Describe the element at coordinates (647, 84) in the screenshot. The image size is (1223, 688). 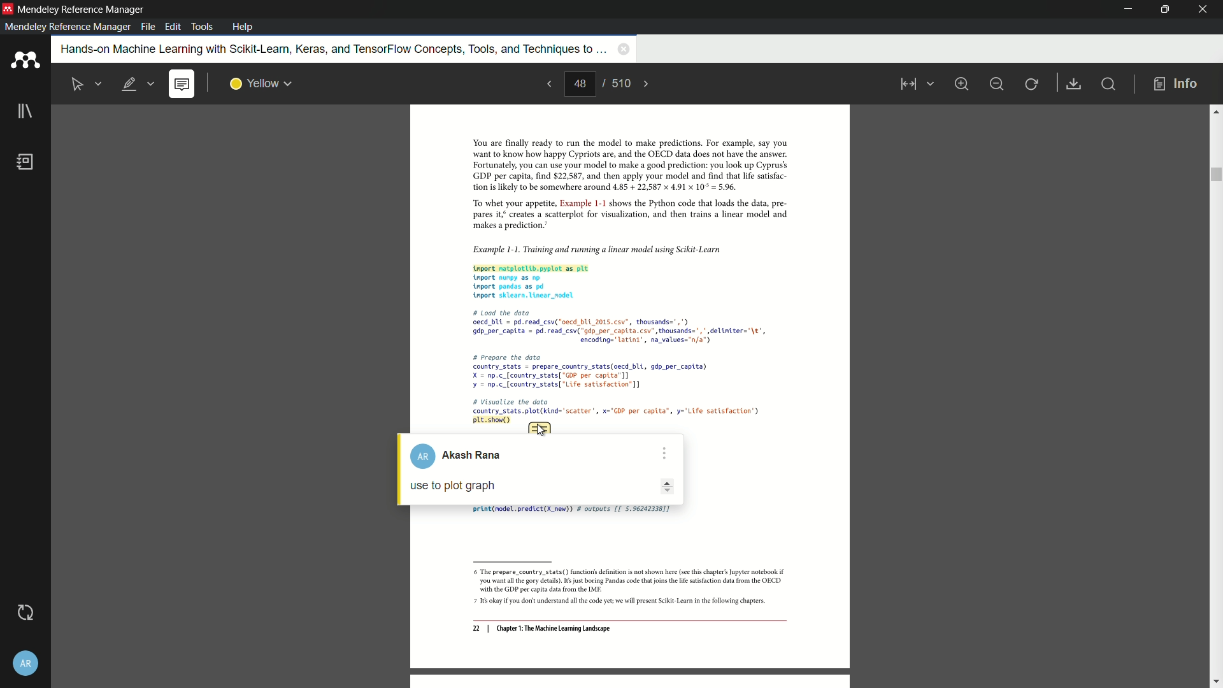
I see `next page` at that location.